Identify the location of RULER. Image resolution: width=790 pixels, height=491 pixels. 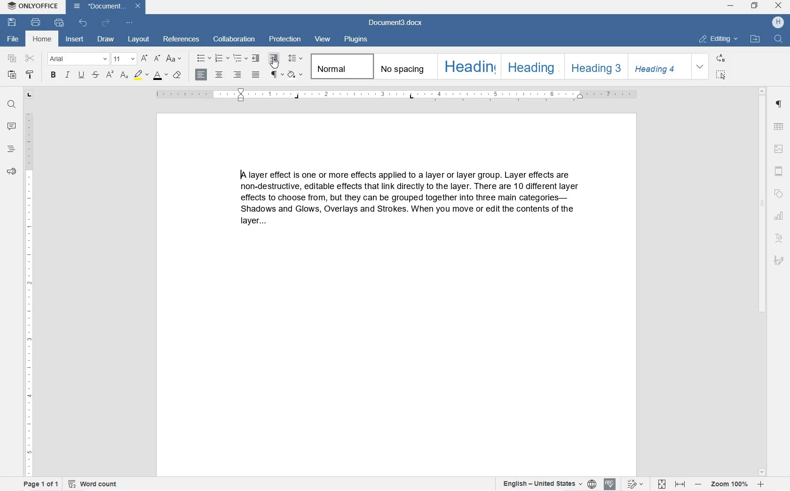
(28, 293).